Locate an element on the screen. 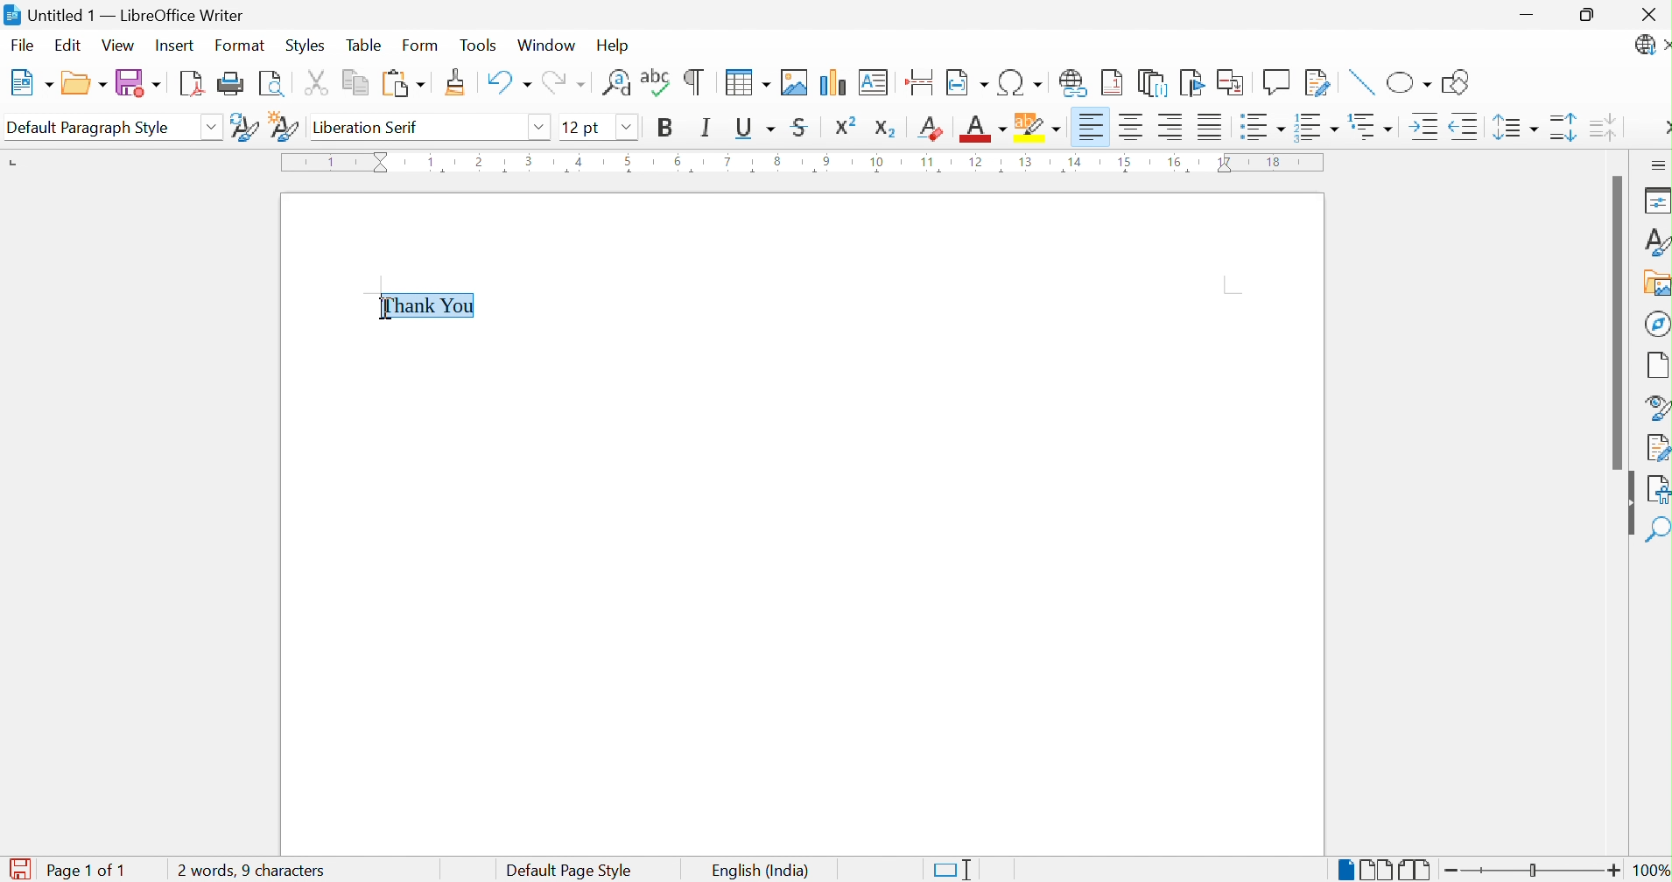  Italic is located at coordinates (710, 127).